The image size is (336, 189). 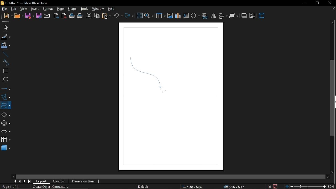 I want to click on help, so click(x=111, y=9).